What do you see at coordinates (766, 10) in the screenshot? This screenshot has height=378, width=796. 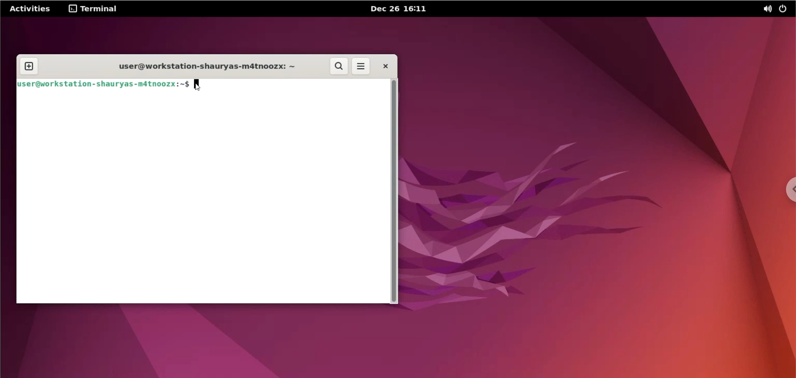 I see `sound options` at bounding box center [766, 10].